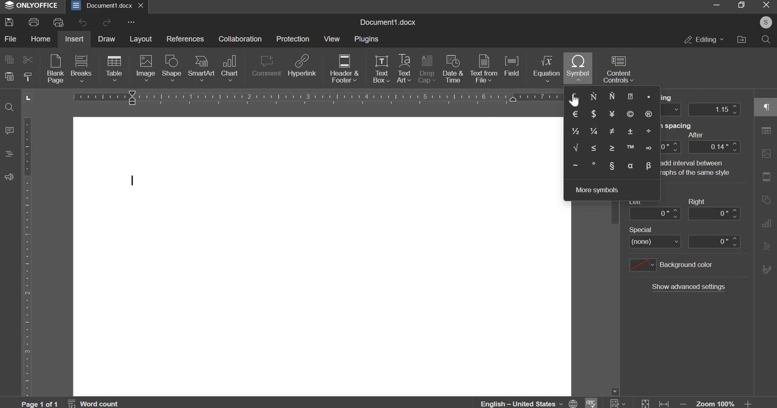  I want to click on view, so click(332, 39).